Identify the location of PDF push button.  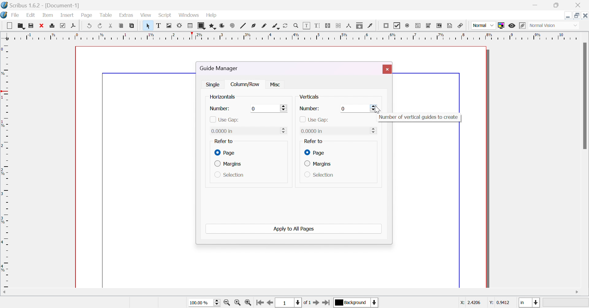
(386, 27).